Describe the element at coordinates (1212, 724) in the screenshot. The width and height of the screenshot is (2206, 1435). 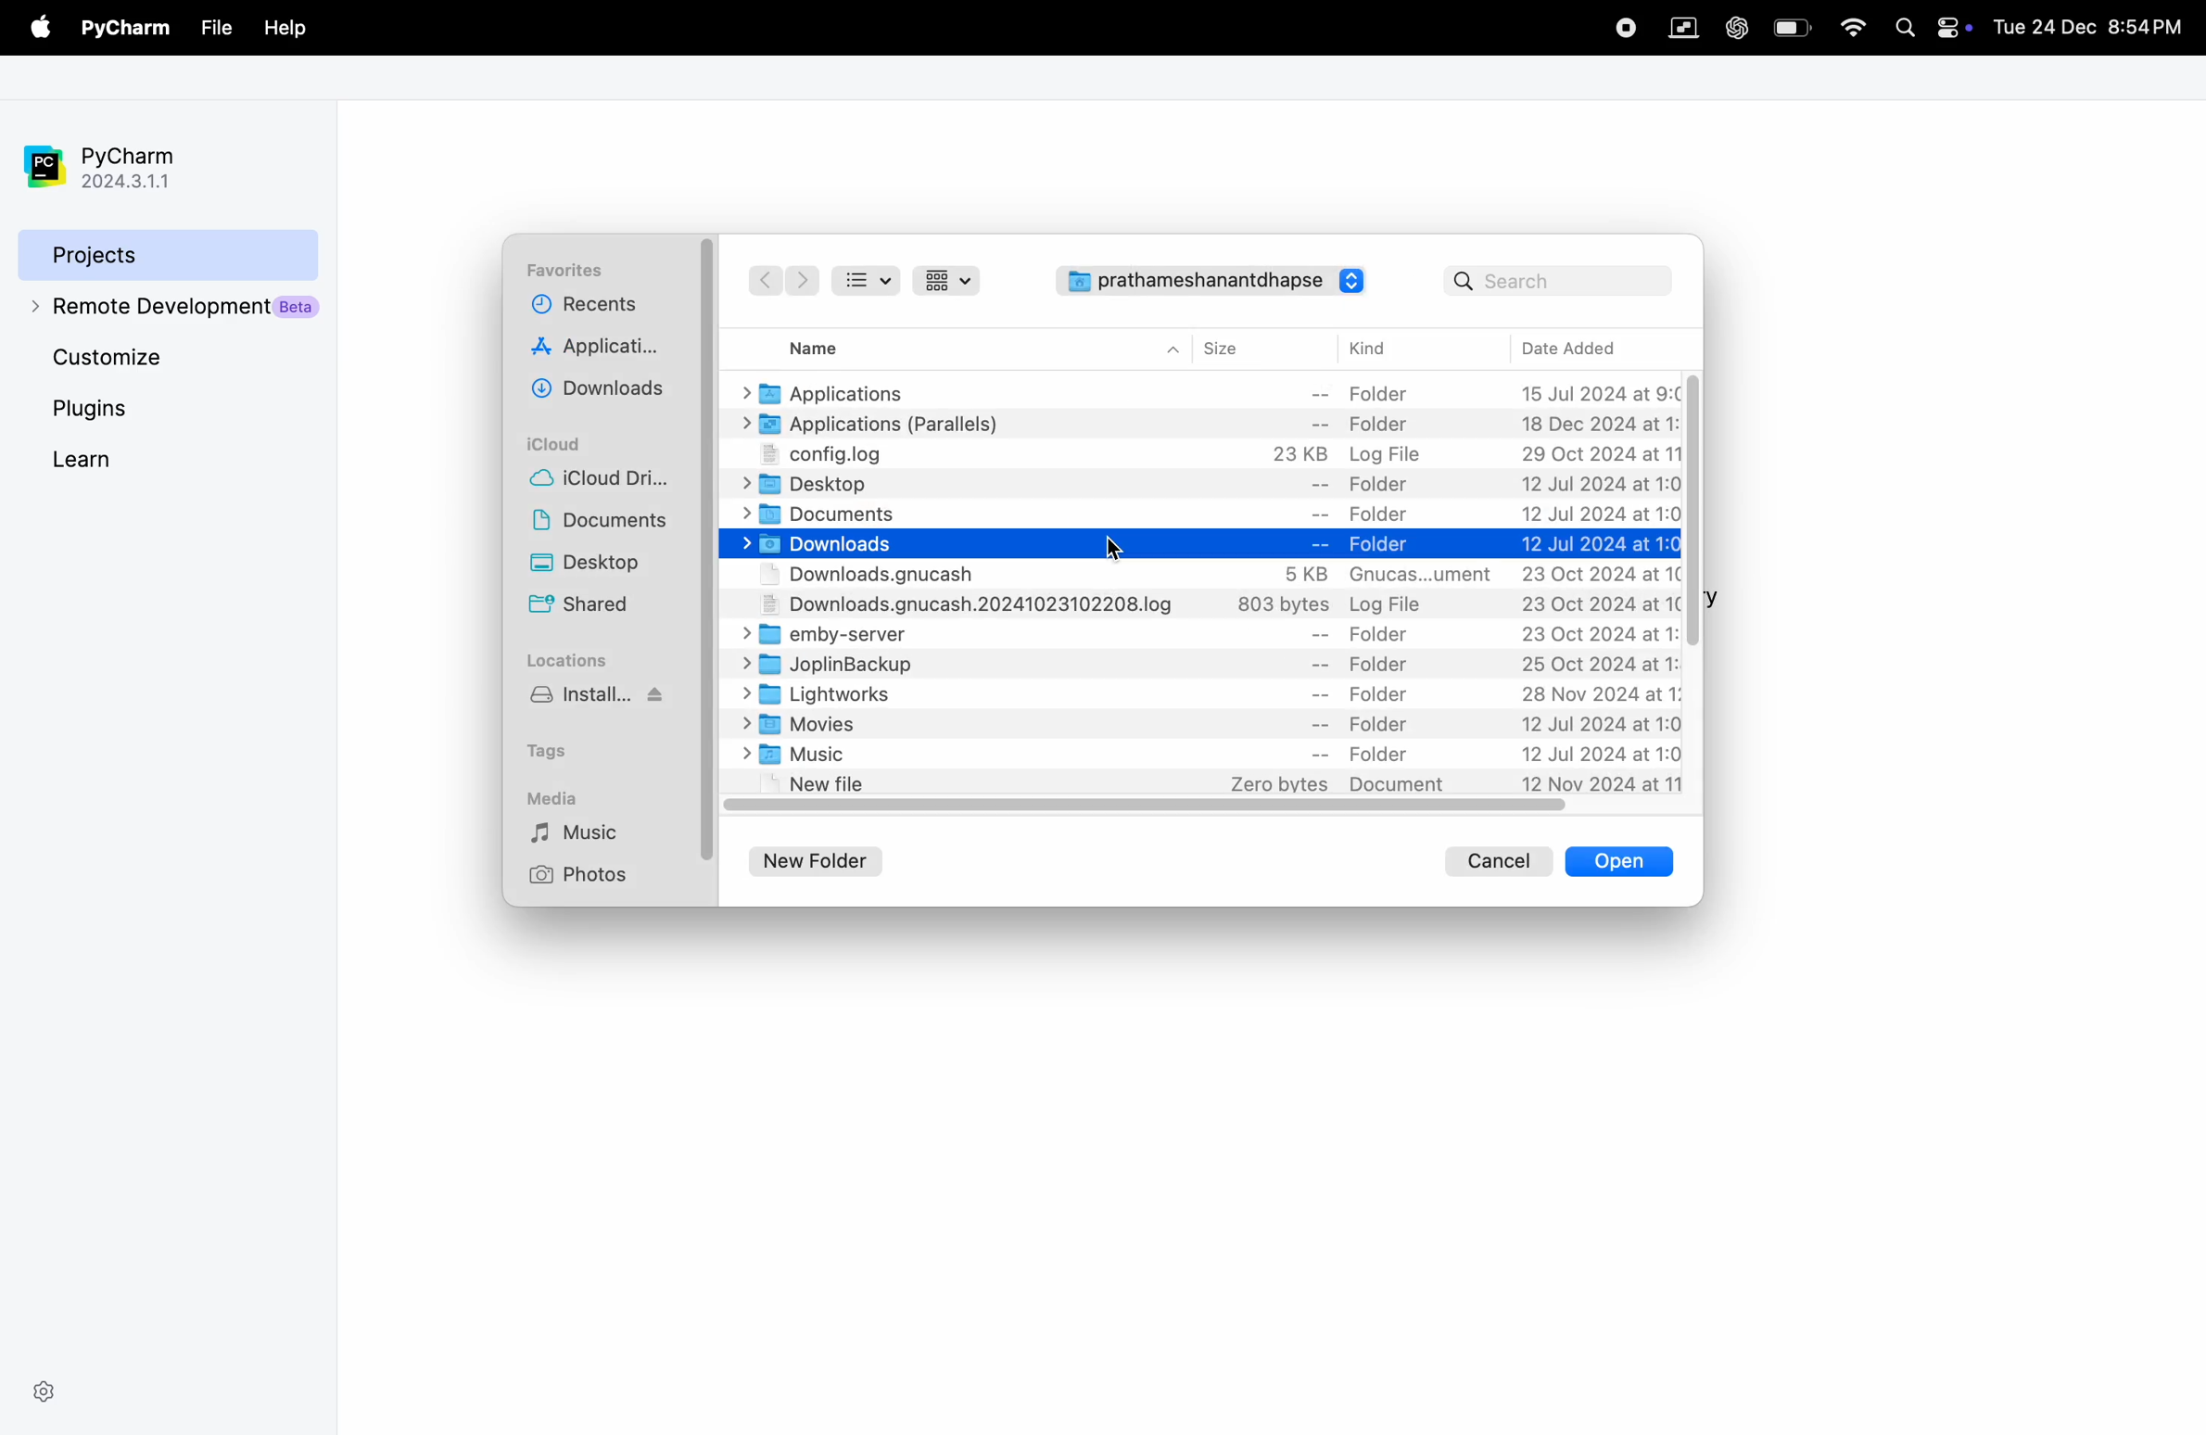
I see `movies` at that location.